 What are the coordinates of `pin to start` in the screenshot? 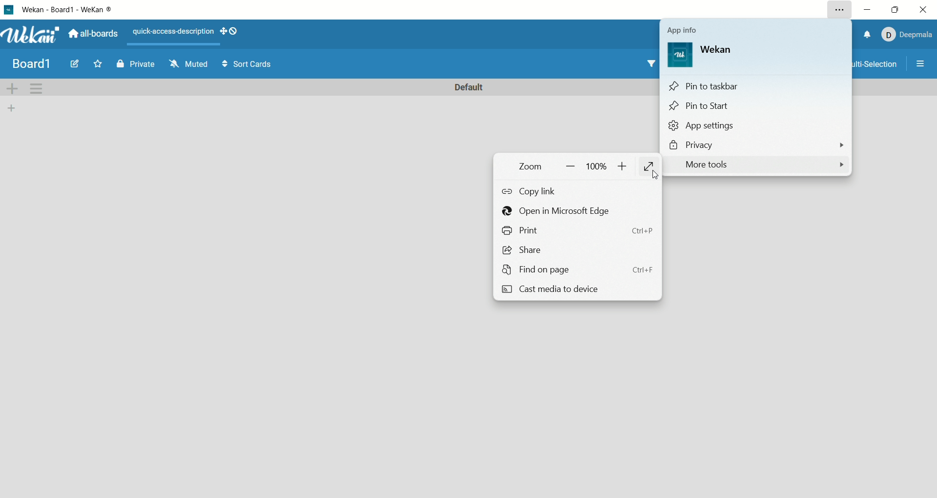 It's located at (756, 107).